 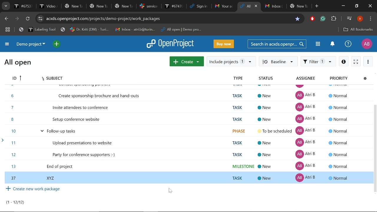 What do you see at coordinates (370, 19) in the screenshot?
I see `Customize and control chrome` at bounding box center [370, 19].